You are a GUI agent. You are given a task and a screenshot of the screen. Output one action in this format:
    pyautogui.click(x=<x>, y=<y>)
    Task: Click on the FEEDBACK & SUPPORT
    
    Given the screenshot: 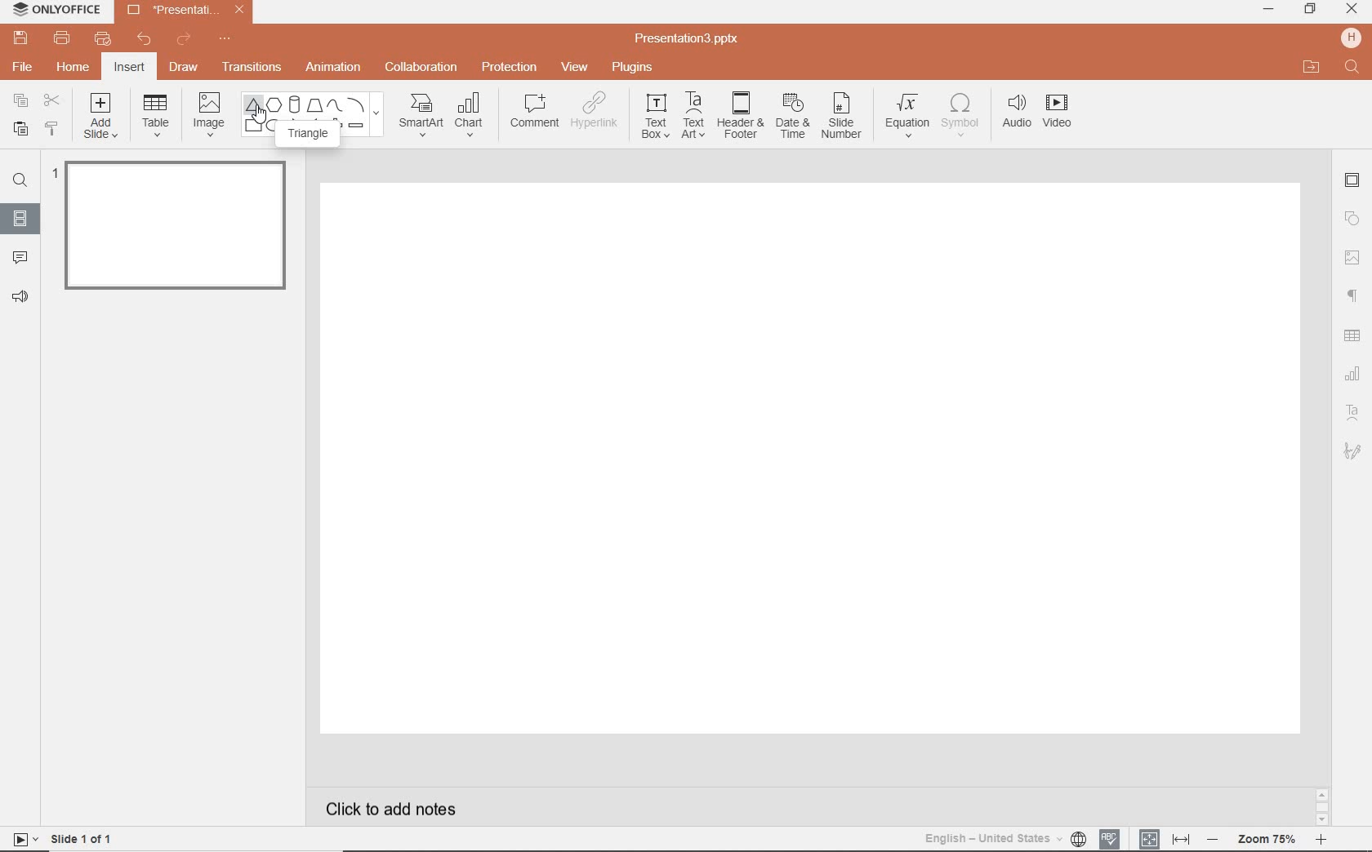 What is the action you would take?
    pyautogui.click(x=23, y=296)
    